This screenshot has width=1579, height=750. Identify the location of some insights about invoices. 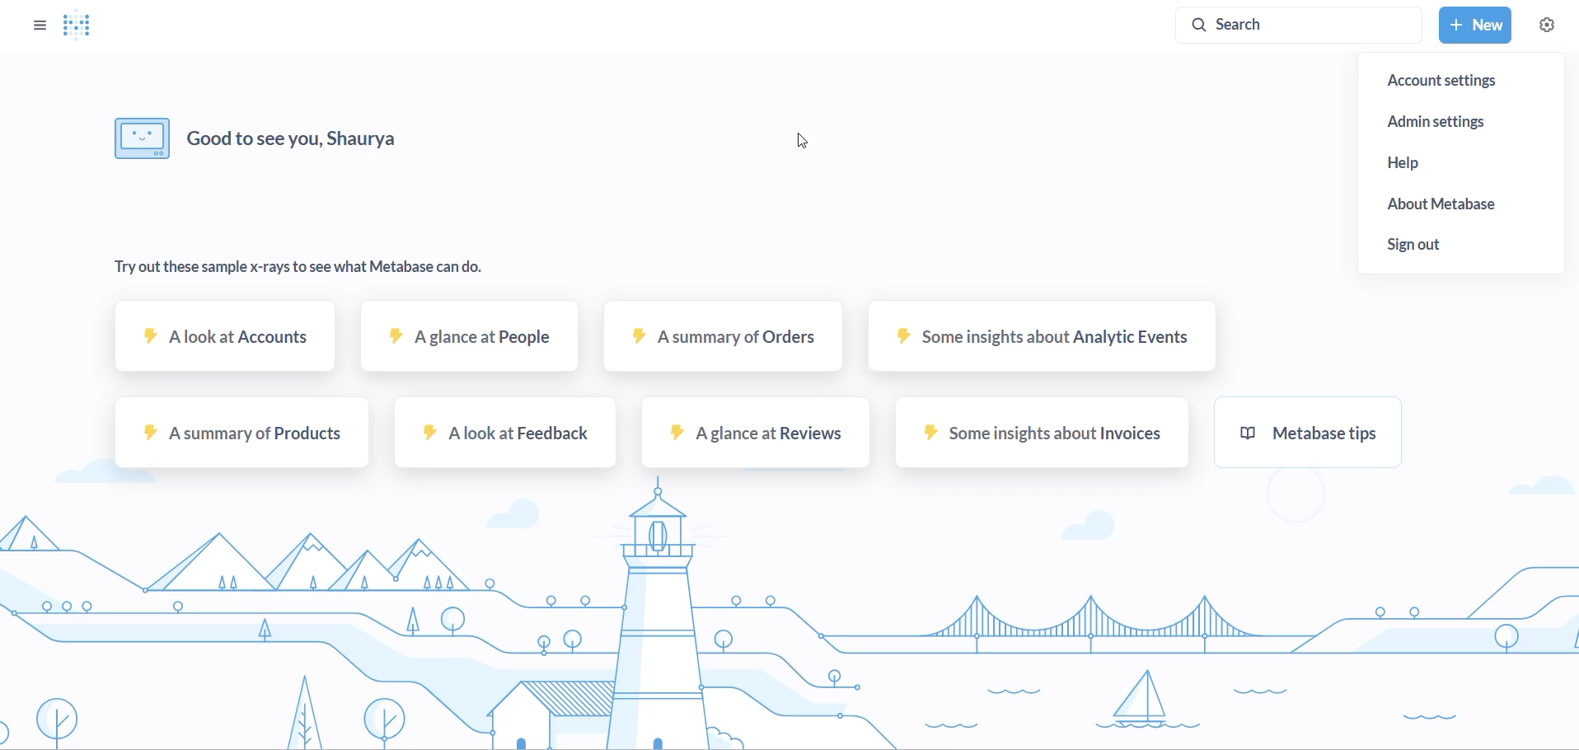
(1037, 439).